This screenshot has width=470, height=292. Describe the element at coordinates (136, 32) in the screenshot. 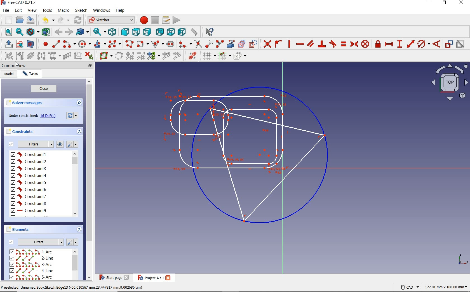

I see `top` at that location.